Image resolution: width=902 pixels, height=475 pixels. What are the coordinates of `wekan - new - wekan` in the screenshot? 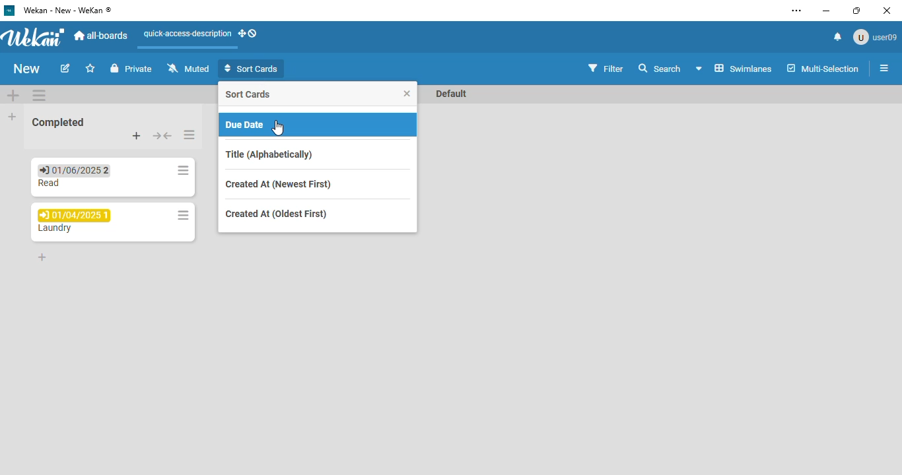 It's located at (67, 10).